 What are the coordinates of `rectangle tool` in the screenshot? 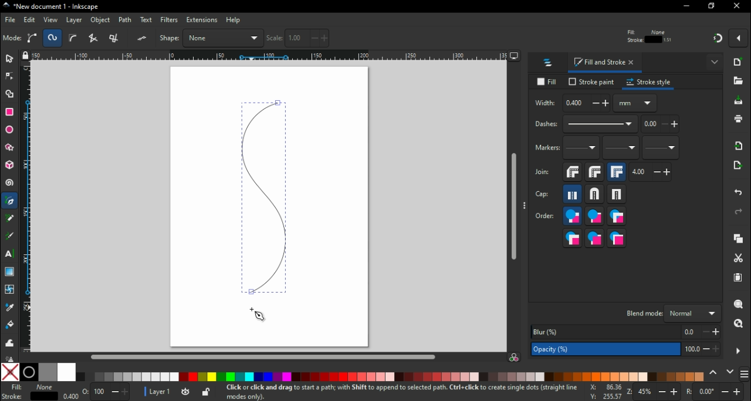 It's located at (11, 112).